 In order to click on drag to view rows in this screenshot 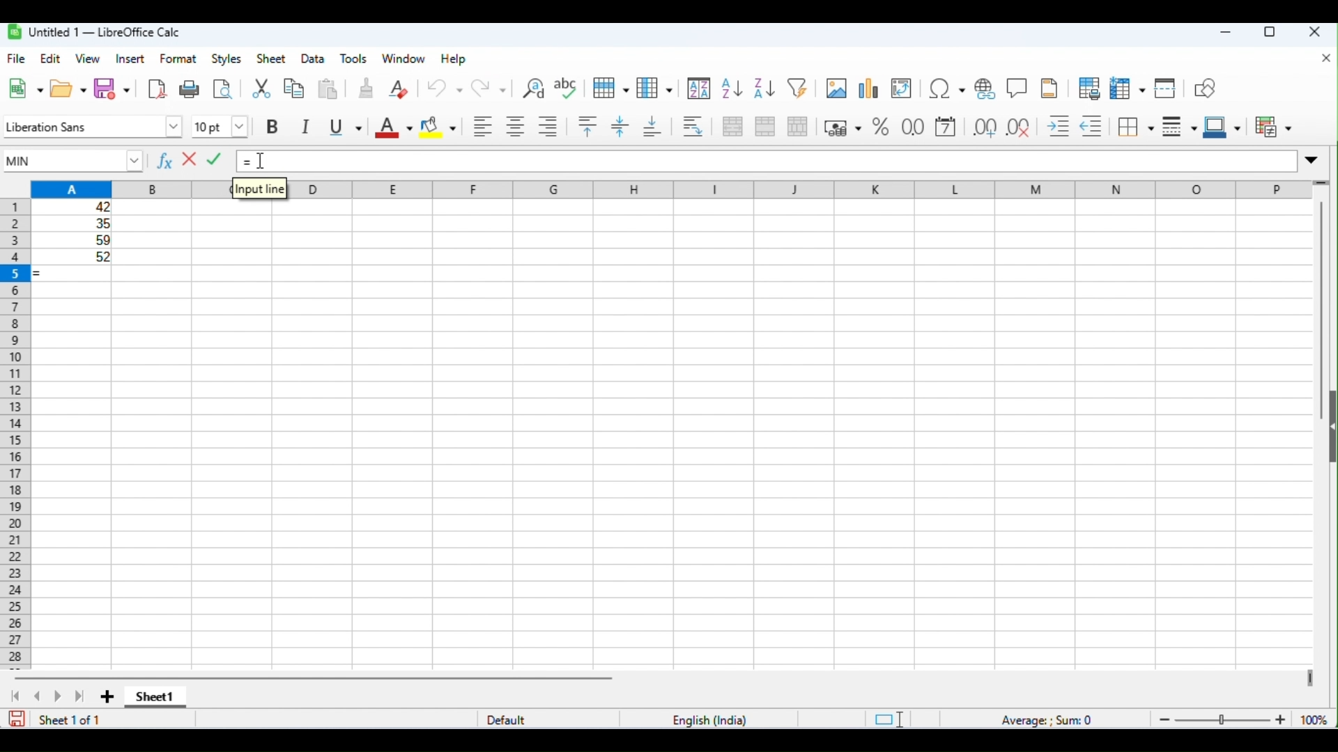, I will do `click(1321, 181)`.